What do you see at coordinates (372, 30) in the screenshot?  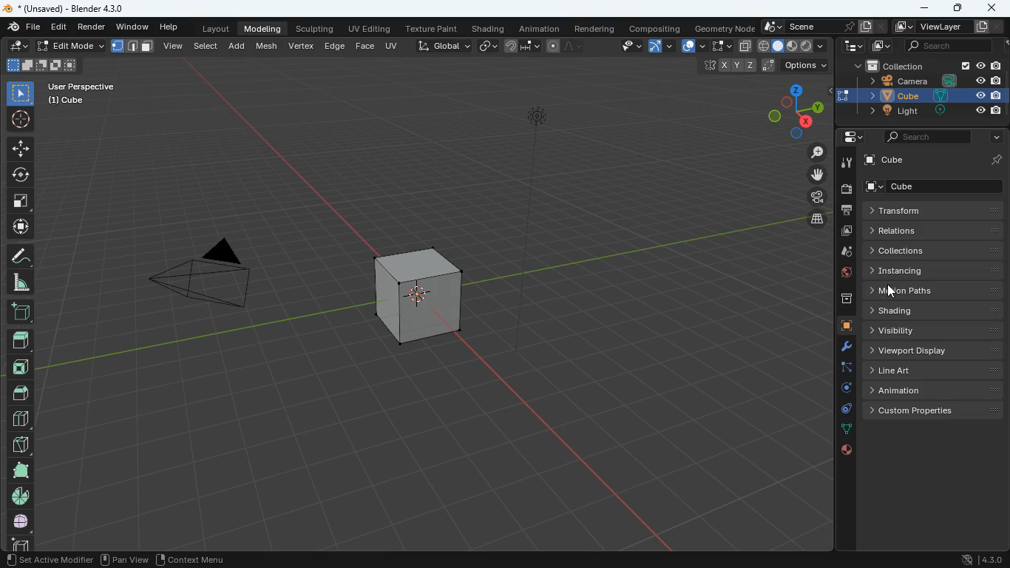 I see `uv editing` at bounding box center [372, 30].